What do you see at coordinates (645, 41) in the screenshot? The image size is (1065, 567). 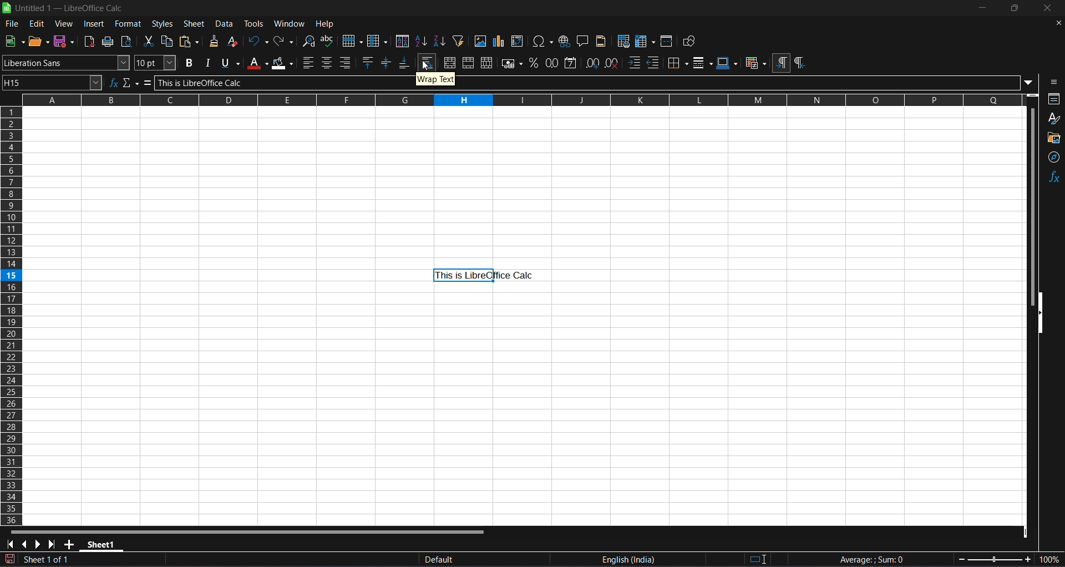 I see `freeze rows nd columns` at bounding box center [645, 41].